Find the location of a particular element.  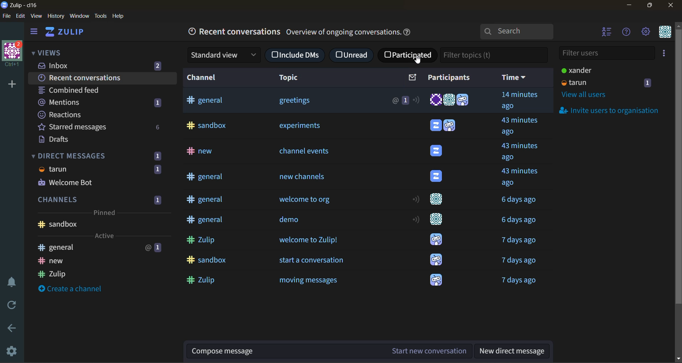

time is located at coordinates (520, 239).